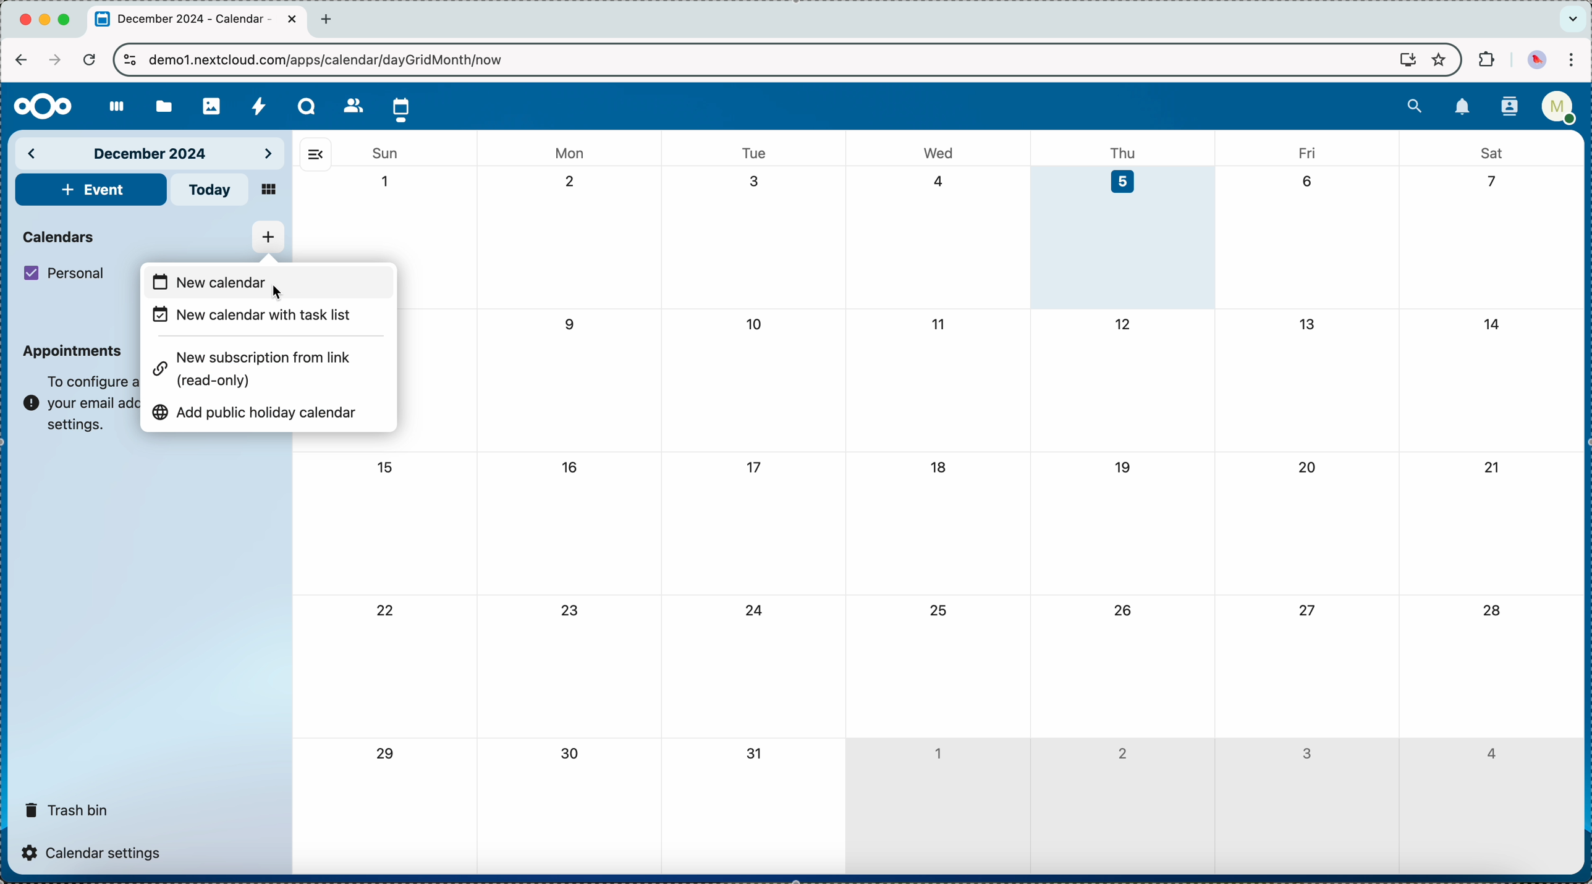 The height and width of the screenshot is (884, 1592). What do you see at coordinates (940, 467) in the screenshot?
I see `18` at bounding box center [940, 467].